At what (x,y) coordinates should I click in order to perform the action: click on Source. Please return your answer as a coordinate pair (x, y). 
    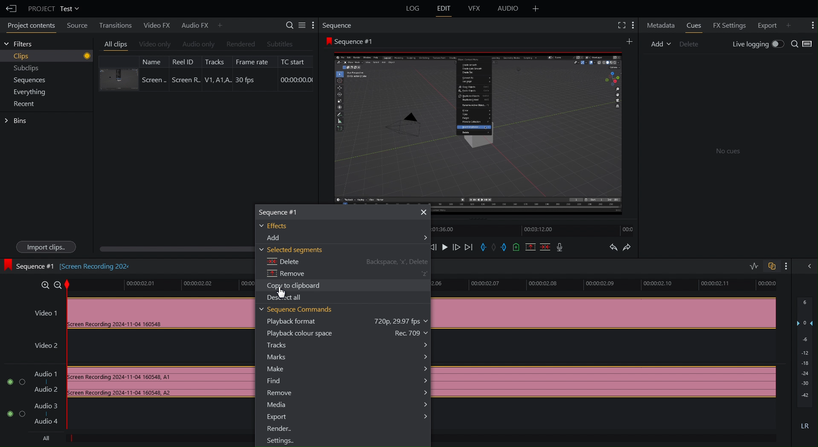
    Looking at the image, I should click on (78, 25).